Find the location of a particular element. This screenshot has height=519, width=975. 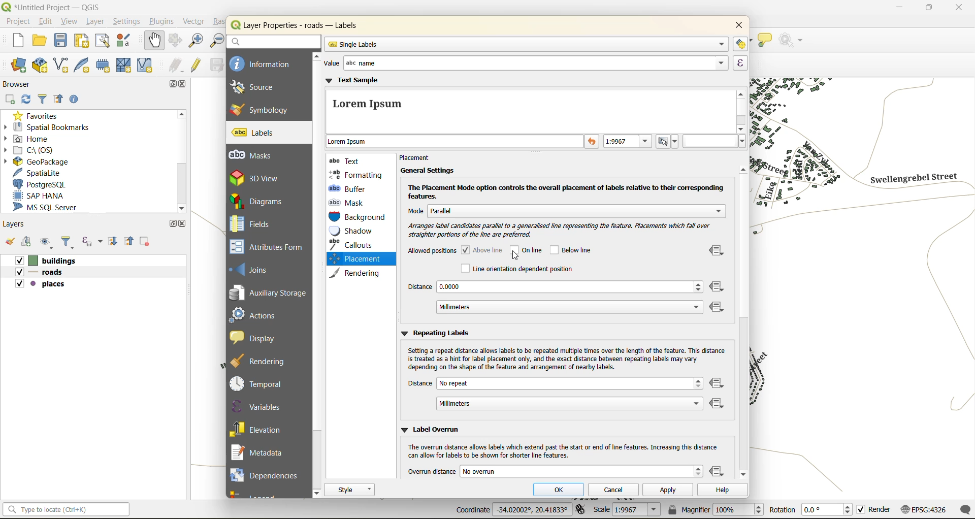

callouts is located at coordinates (354, 245).